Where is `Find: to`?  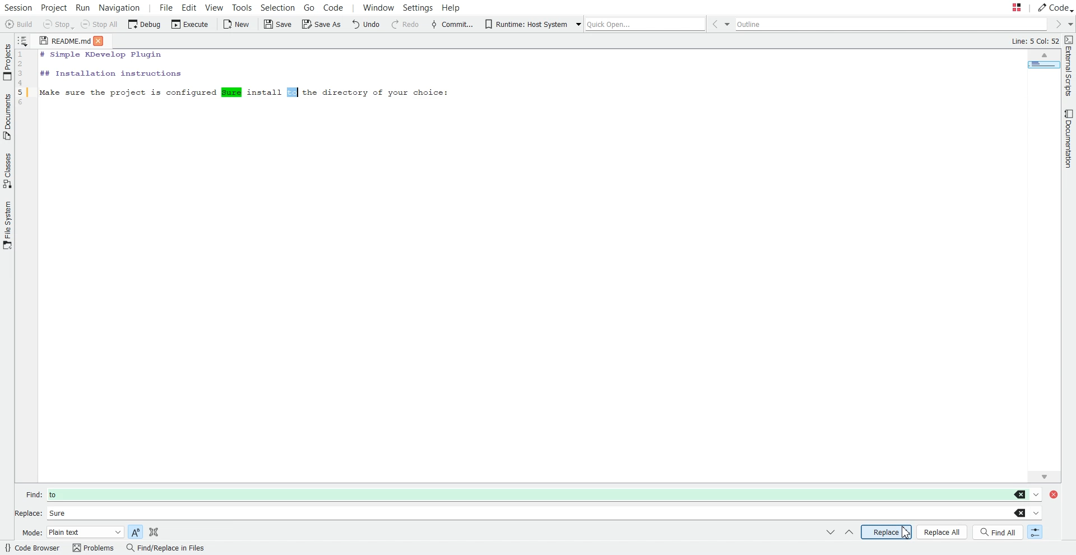 Find: to is located at coordinates (532, 492).